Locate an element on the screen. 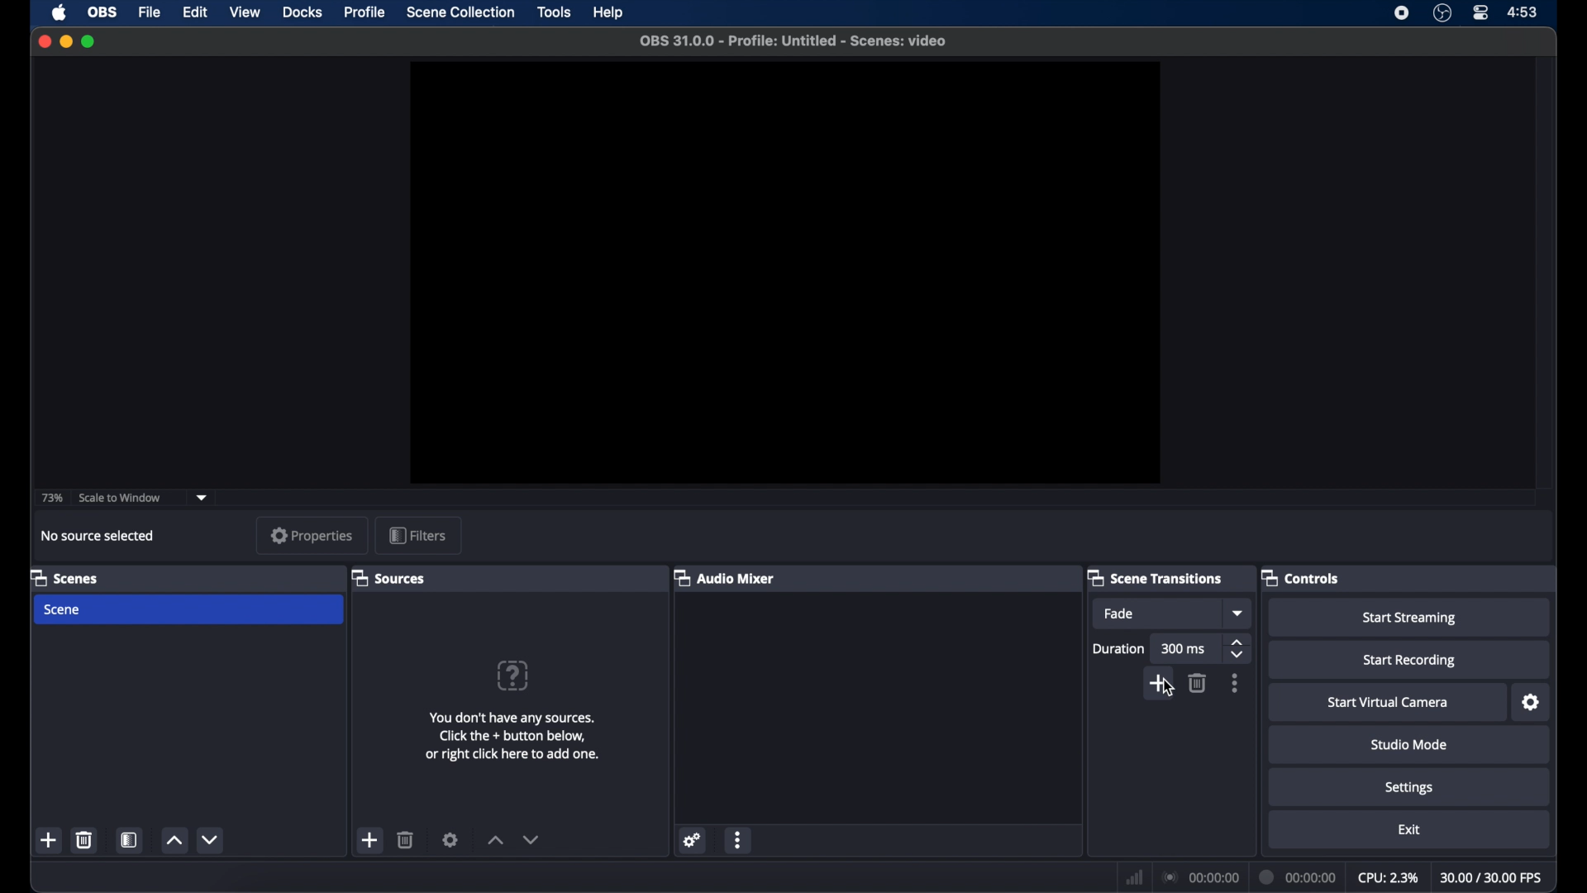  preview is located at coordinates (787, 273).